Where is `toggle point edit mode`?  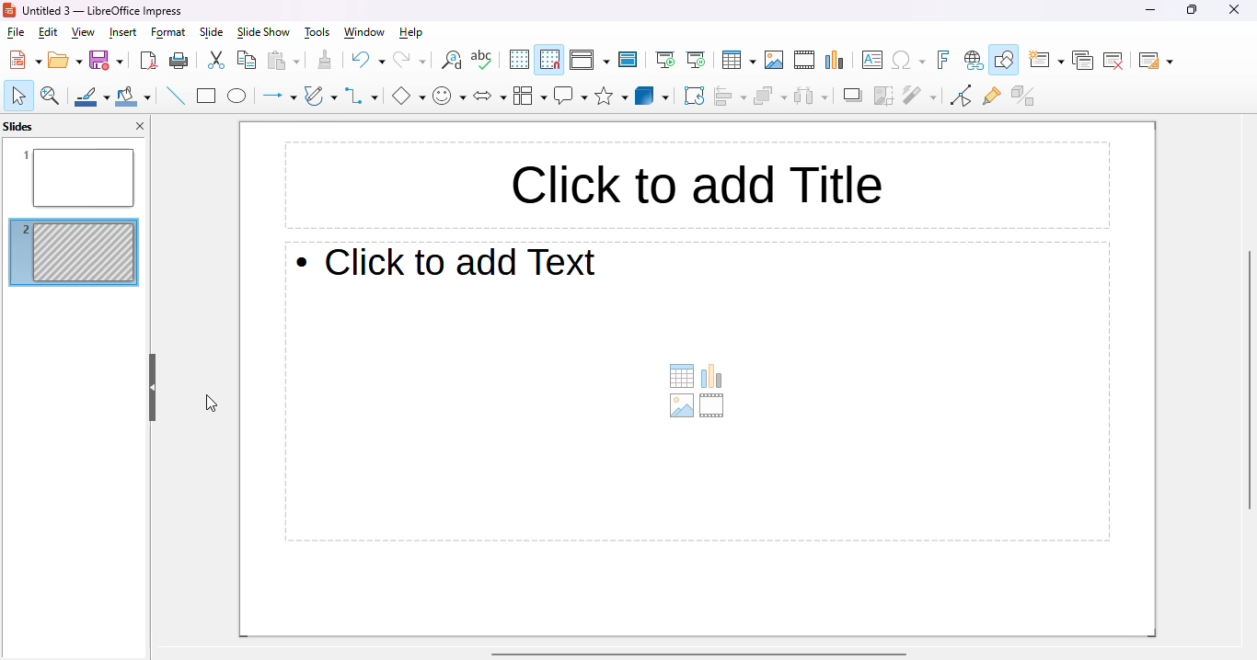
toggle point edit mode is located at coordinates (963, 96).